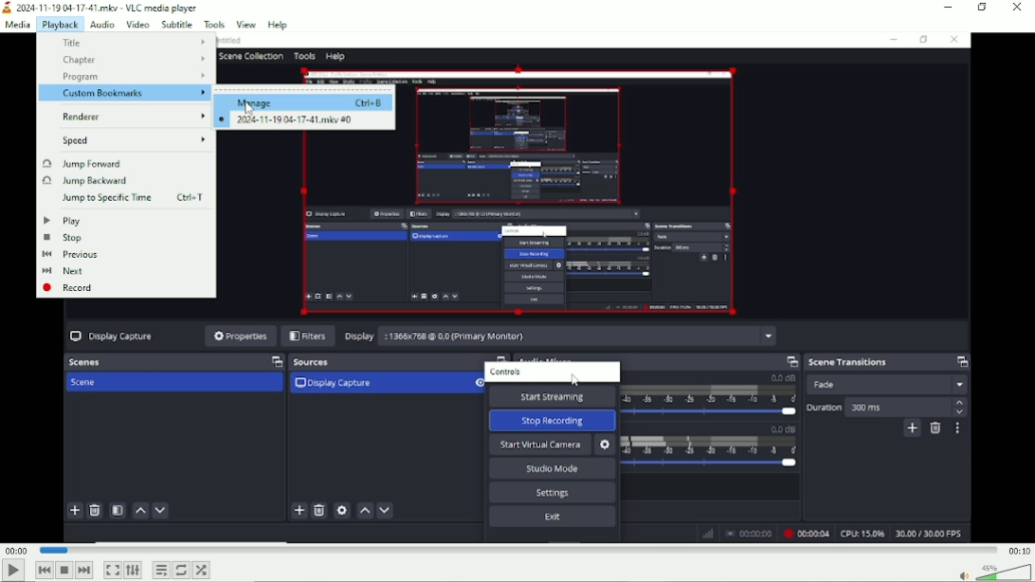 Image resolution: width=1035 pixels, height=582 pixels. I want to click on Chapter, so click(133, 60).